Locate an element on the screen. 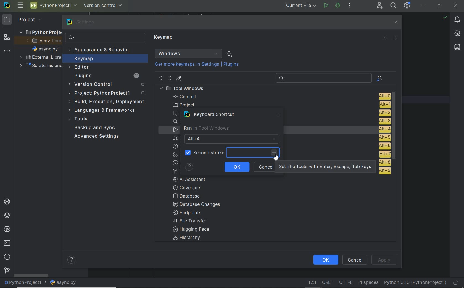 This screenshot has height=288, width=464. Windows is located at coordinates (188, 54).